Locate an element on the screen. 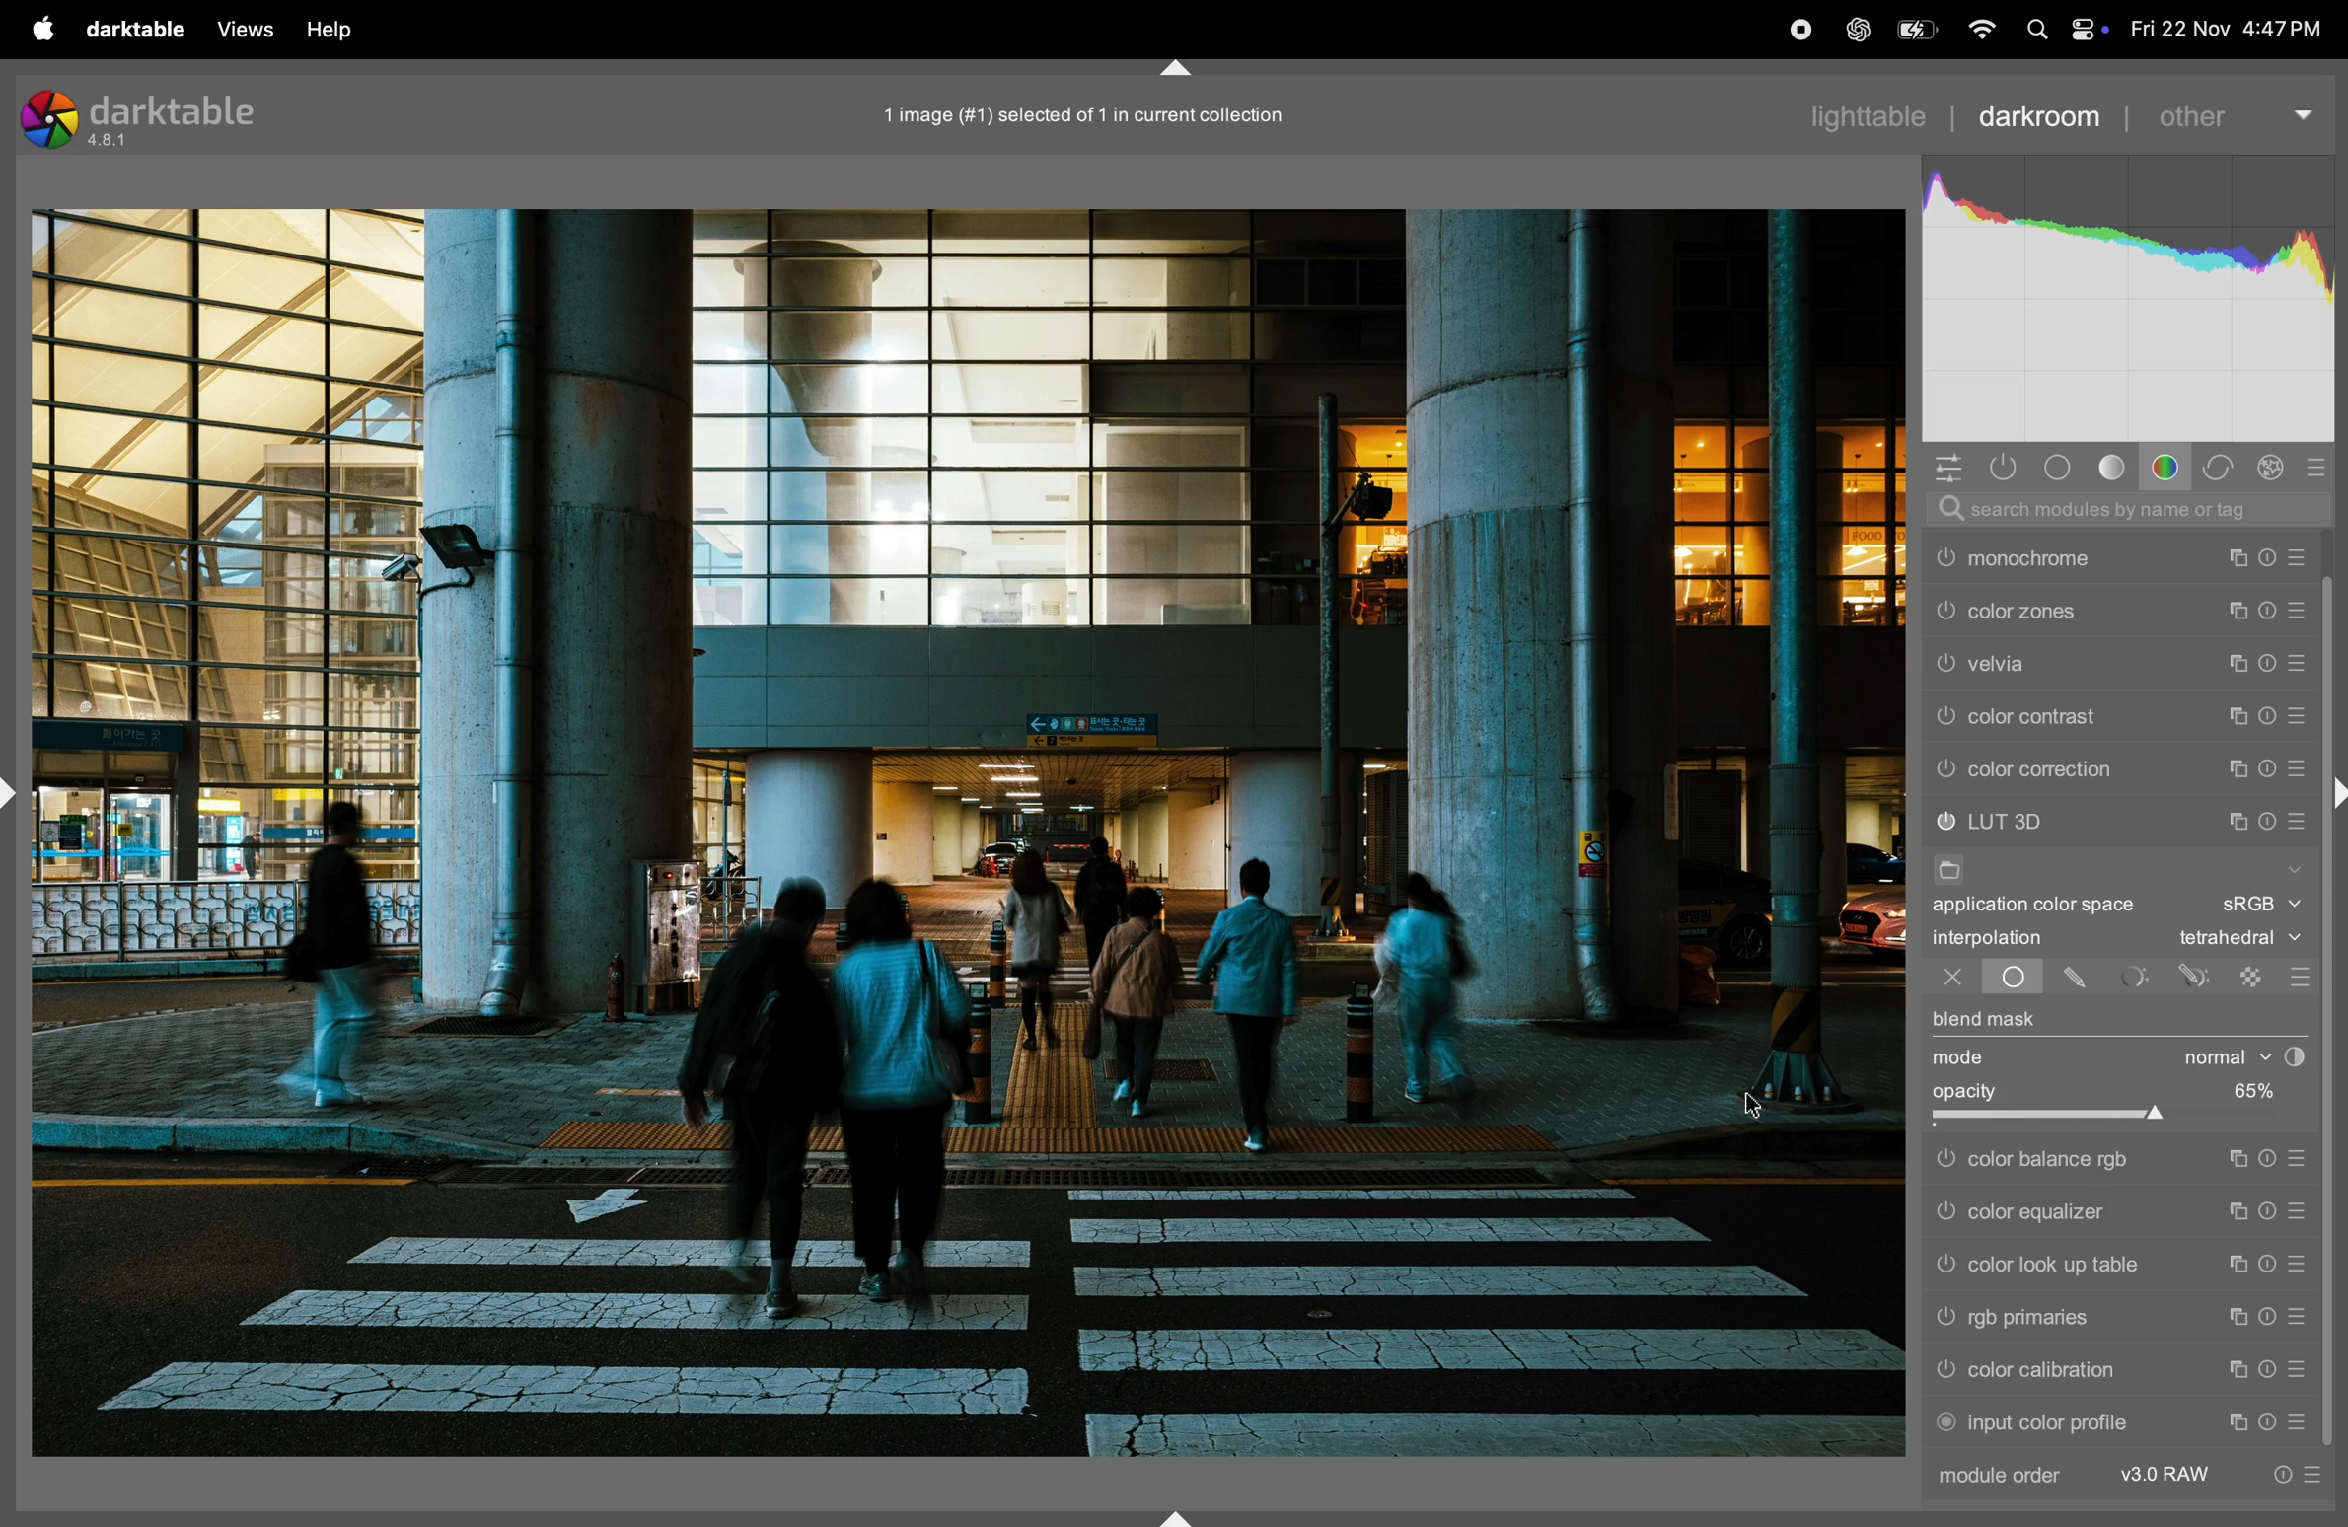  reset is located at coordinates (2272, 1160).